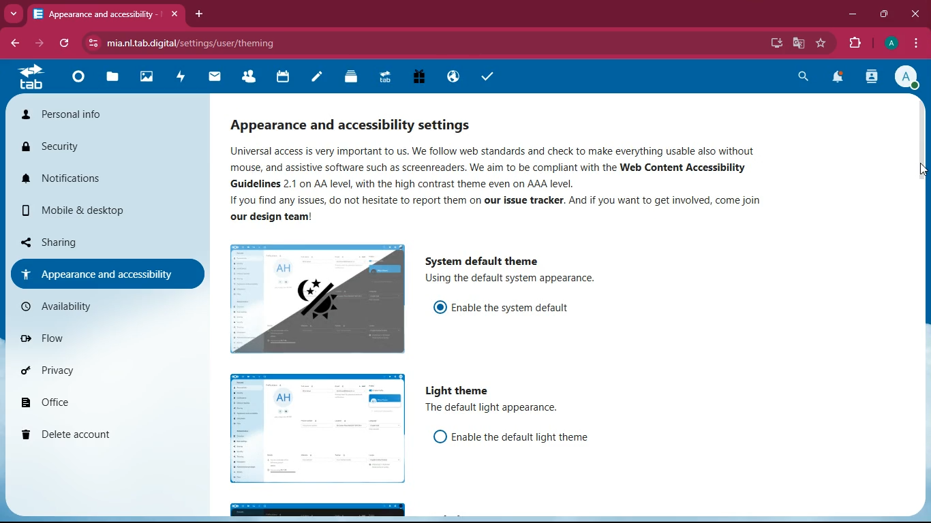  What do you see at coordinates (440, 439) in the screenshot?
I see `off` at bounding box center [440, 439].